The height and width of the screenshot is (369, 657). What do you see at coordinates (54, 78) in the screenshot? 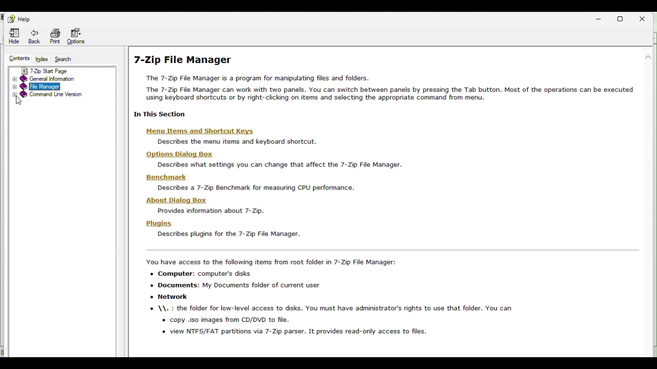
I see `General information` at bounding box center [54, 78].